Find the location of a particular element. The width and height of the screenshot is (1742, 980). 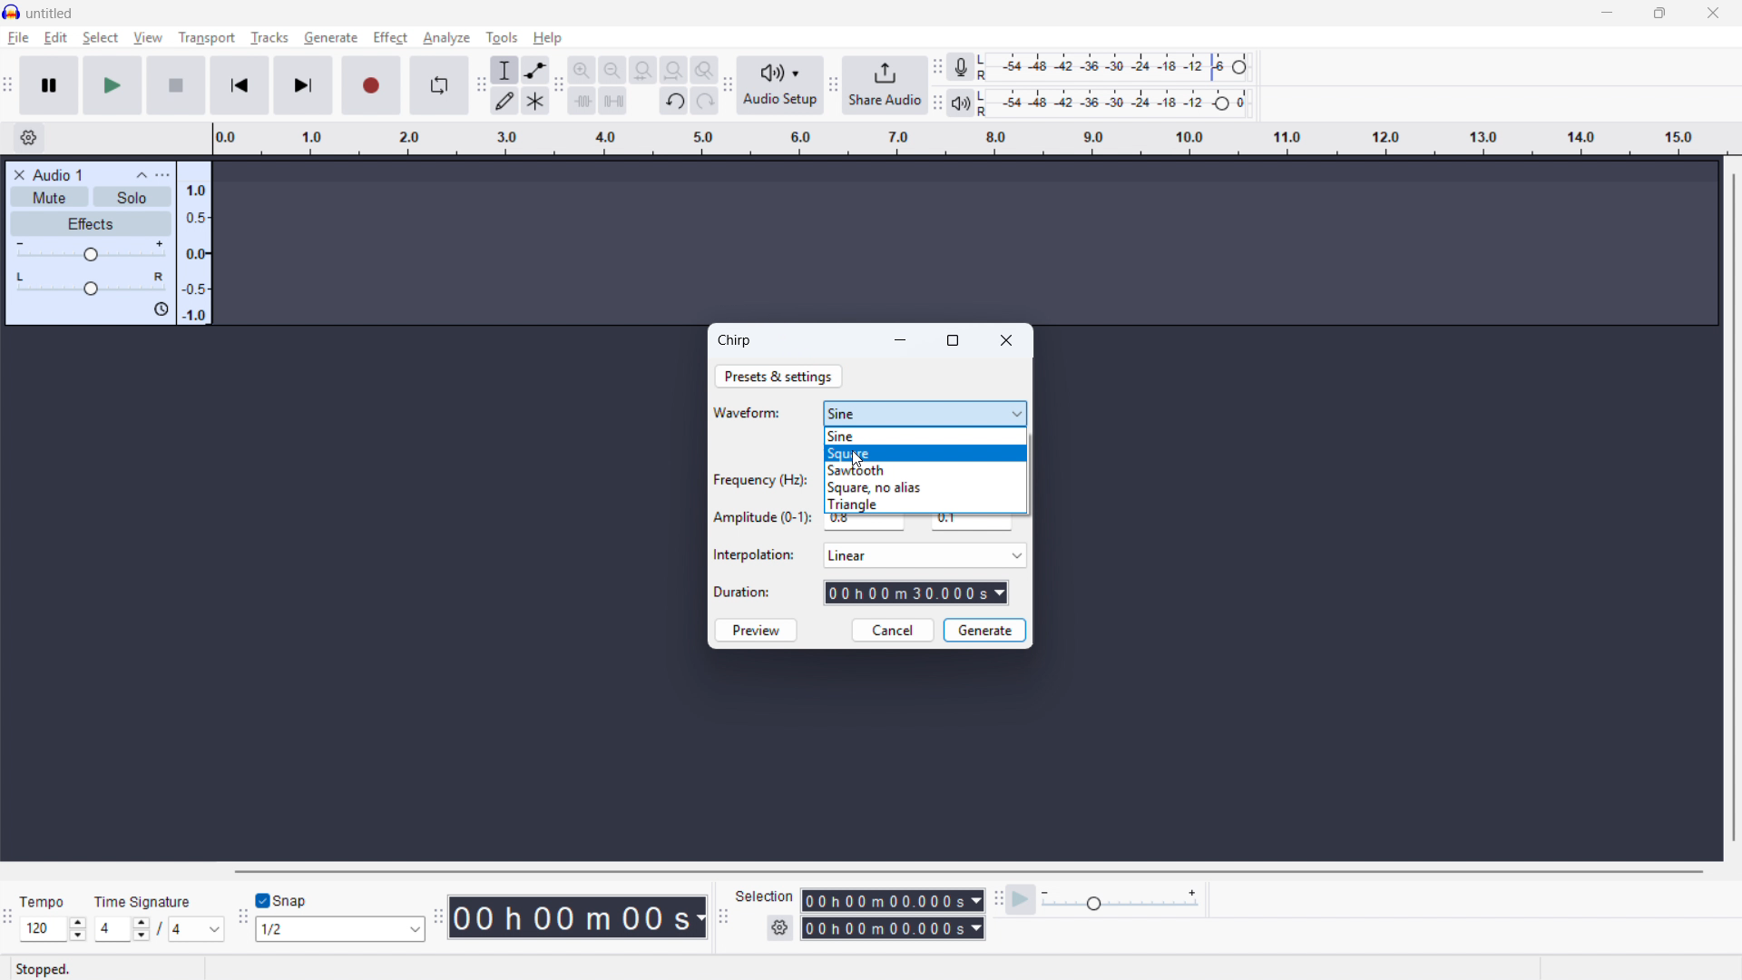

Set snapping  is located at coordinates (340, 929).